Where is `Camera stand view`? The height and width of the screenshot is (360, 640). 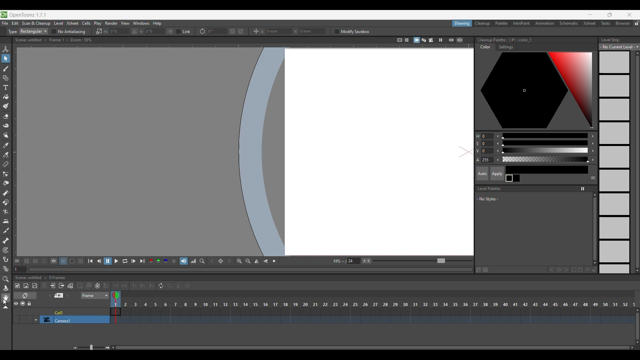 Camera stand view is located at coordinates (415, 40).